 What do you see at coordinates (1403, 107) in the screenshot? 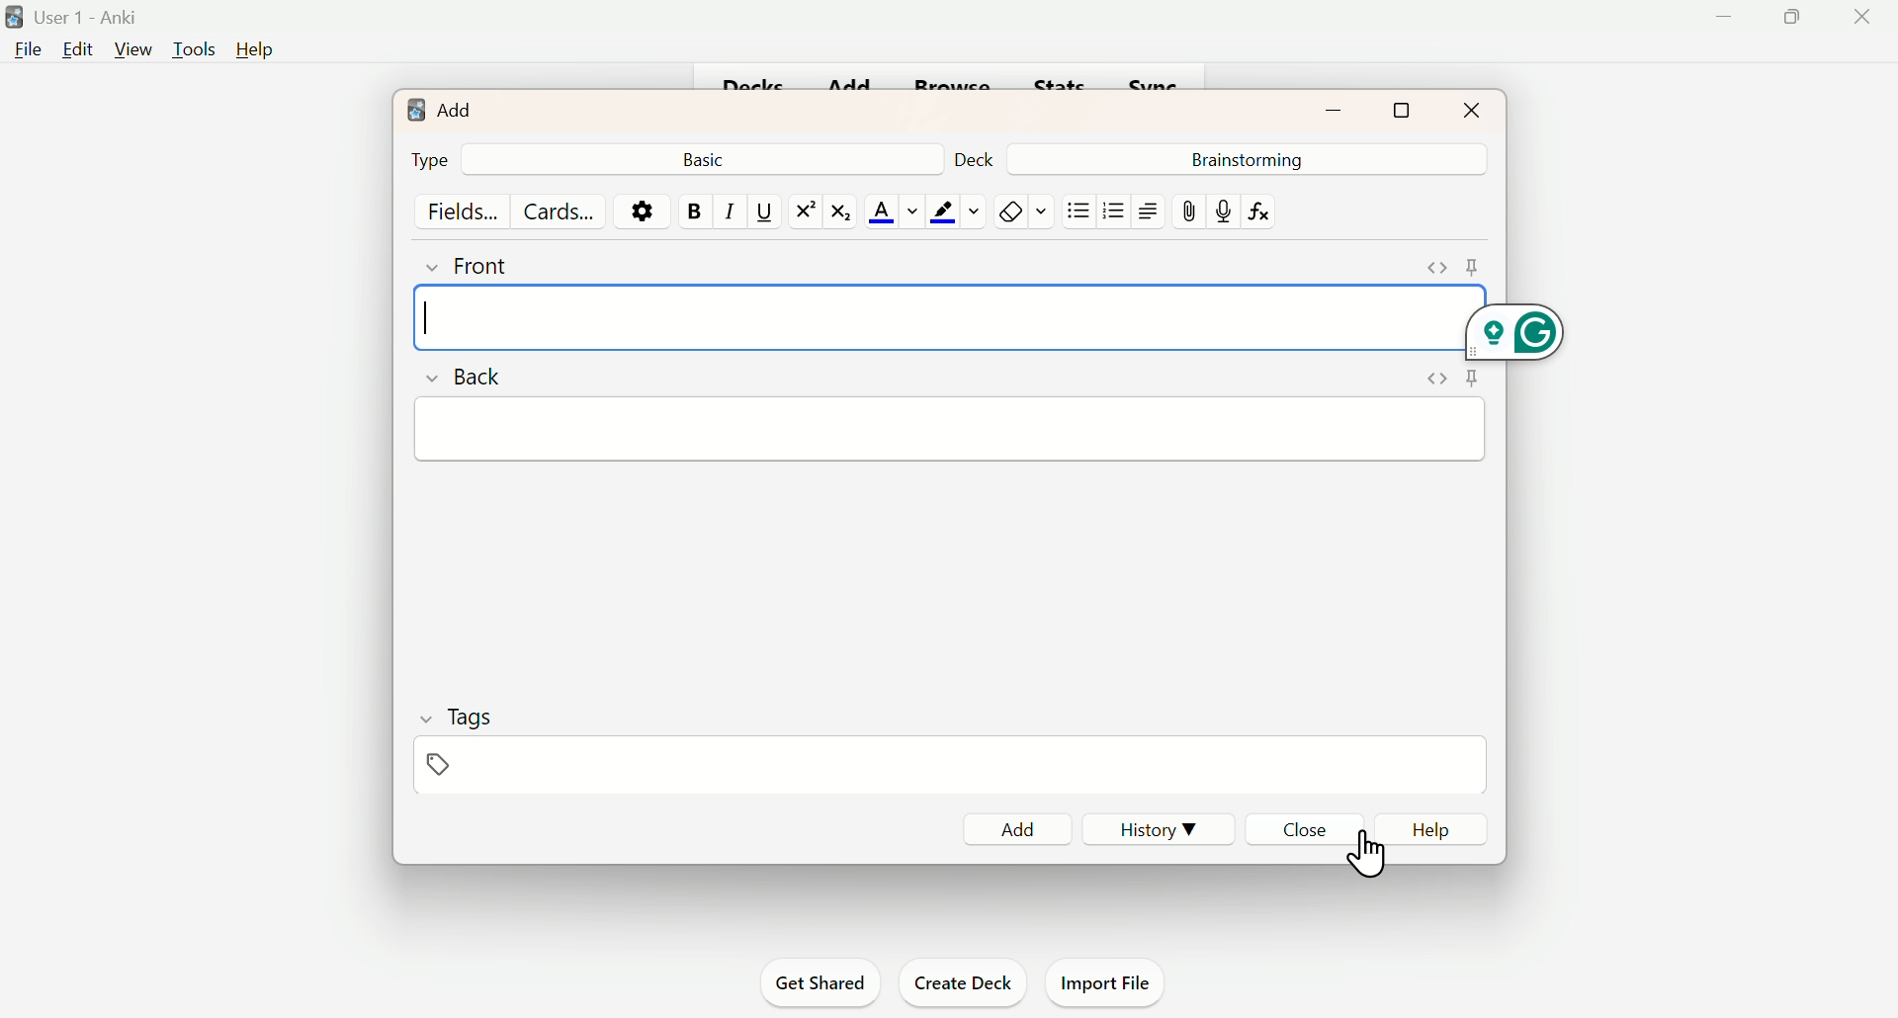
I see `Maximize` at bounding box center [1403, 107].